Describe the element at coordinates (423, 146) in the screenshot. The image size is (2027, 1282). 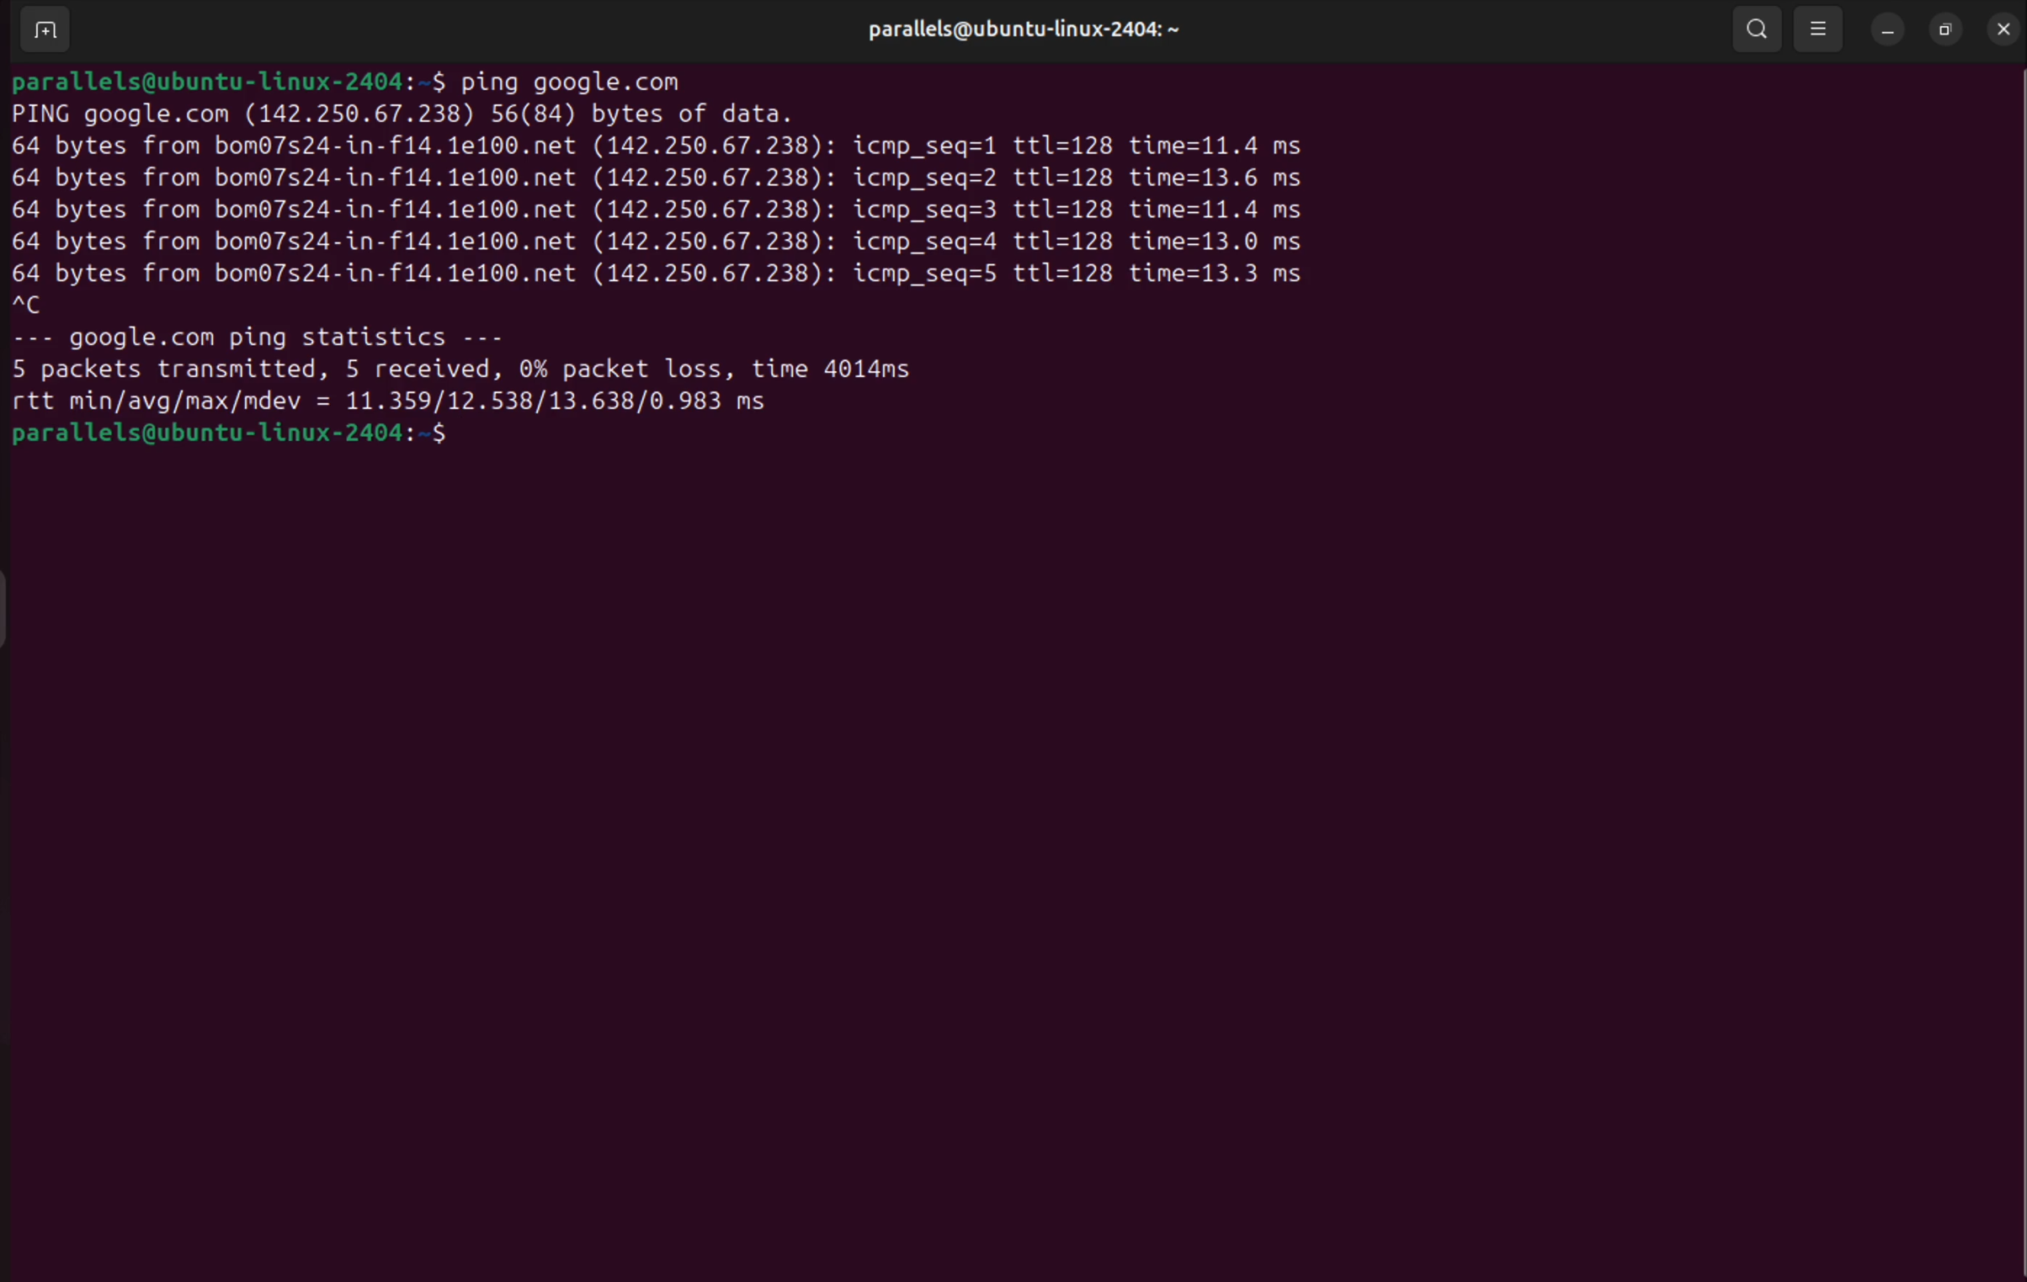
I see `64 bytes from bom poert .net` at that location.